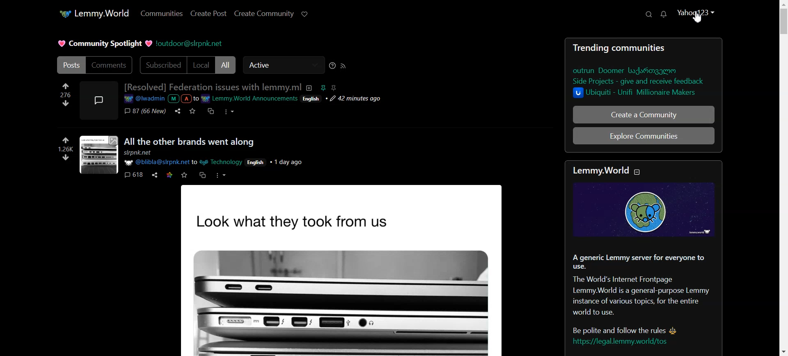  Describe the element at coordinates (169, 175) in the screenshot. I see `link` at that location.